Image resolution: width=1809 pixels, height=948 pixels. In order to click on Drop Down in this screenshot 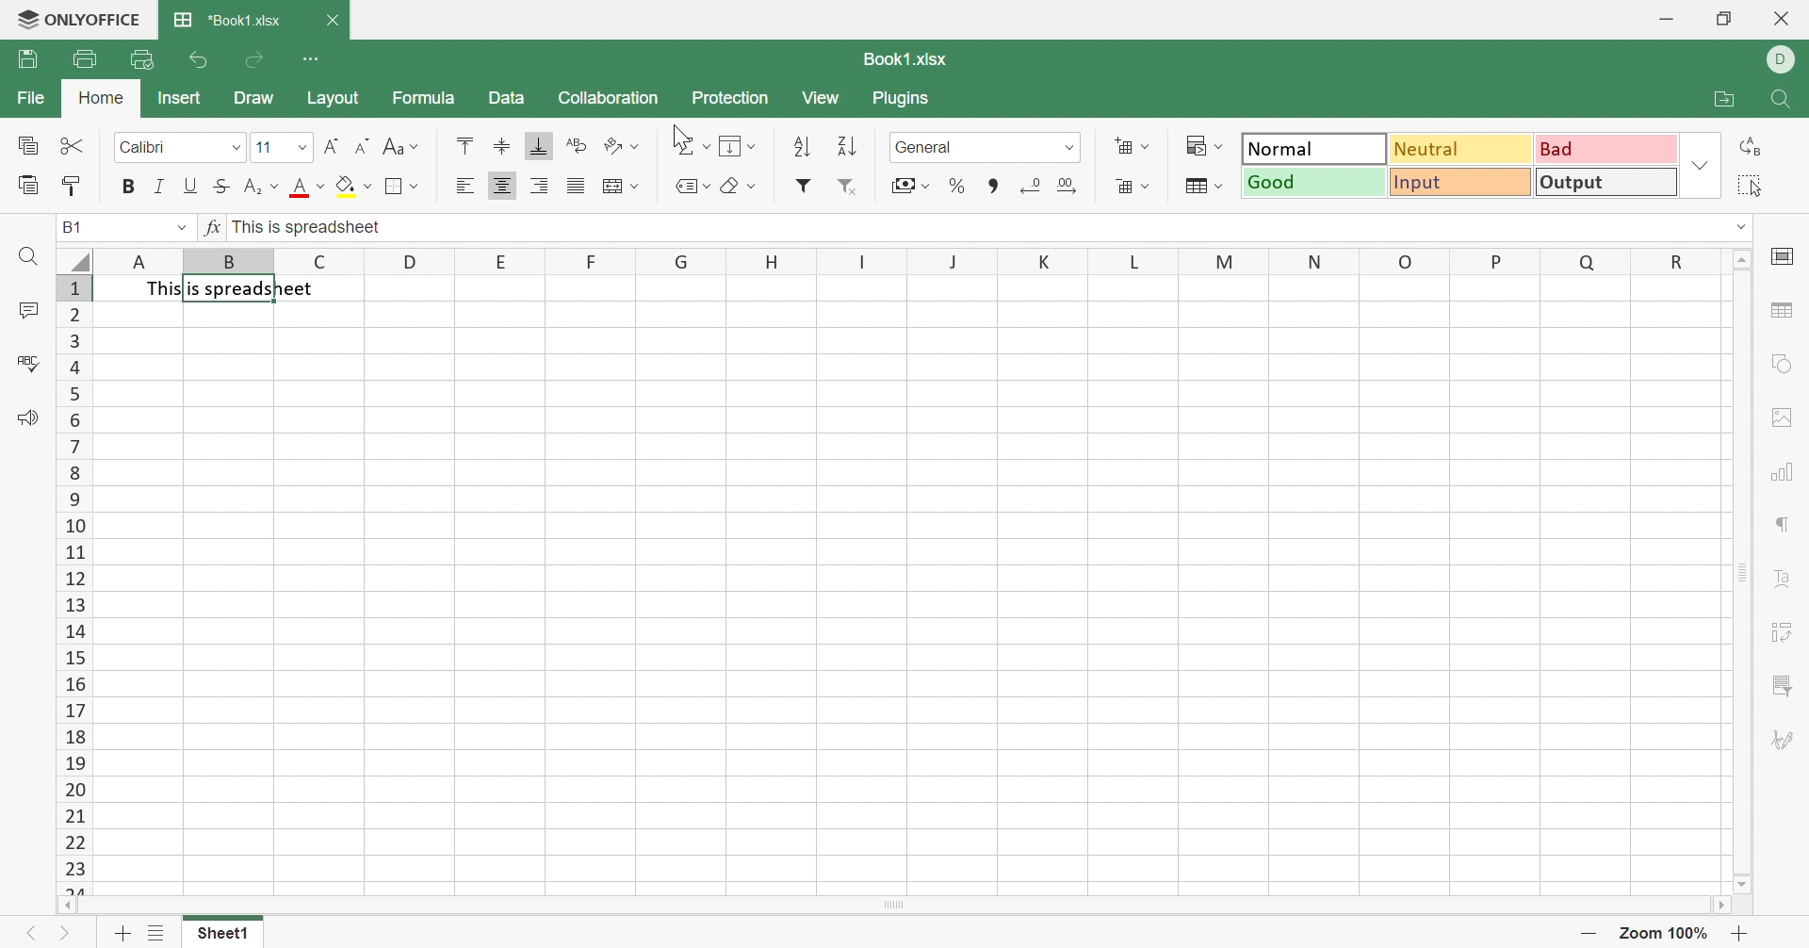, I will do `click(1736, 227)`.